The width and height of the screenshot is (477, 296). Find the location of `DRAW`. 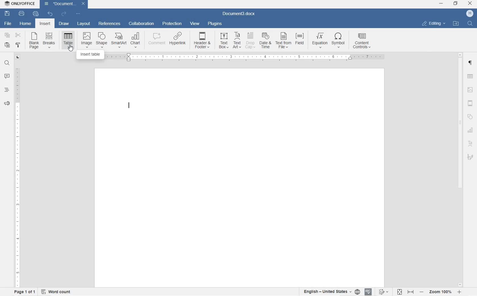

DRAW is located at coordinates (63, 24).